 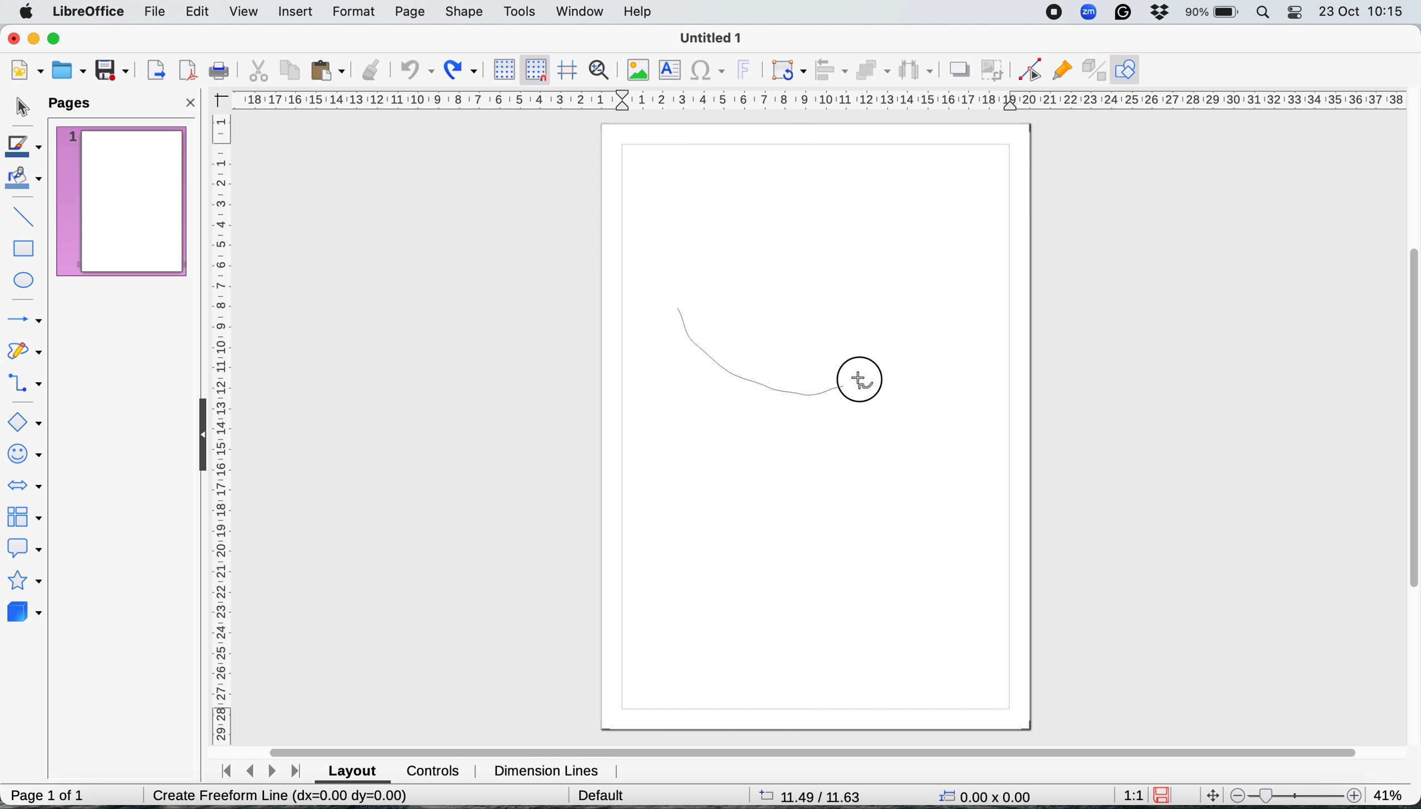 I want to click on vertical scroll bar, so click(x=1409, y=417).